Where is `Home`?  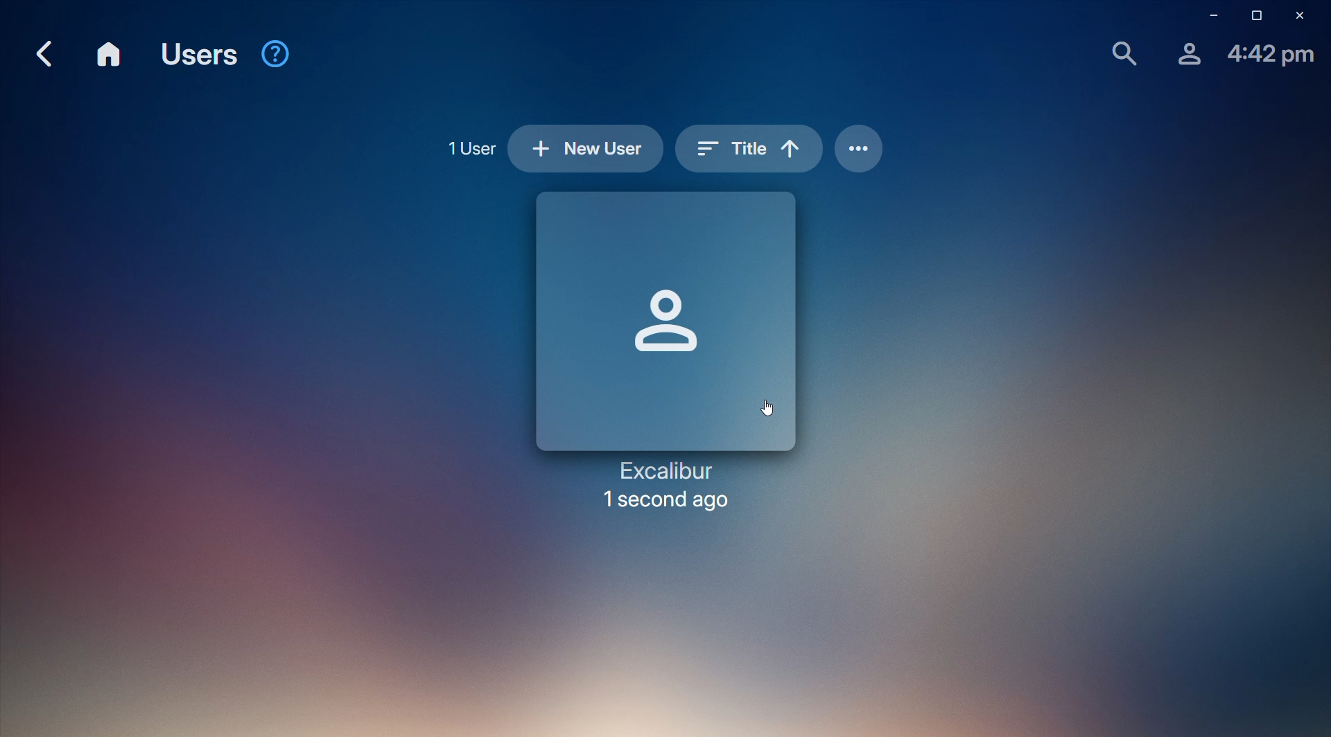
Home is located at coordinates (112, 56).